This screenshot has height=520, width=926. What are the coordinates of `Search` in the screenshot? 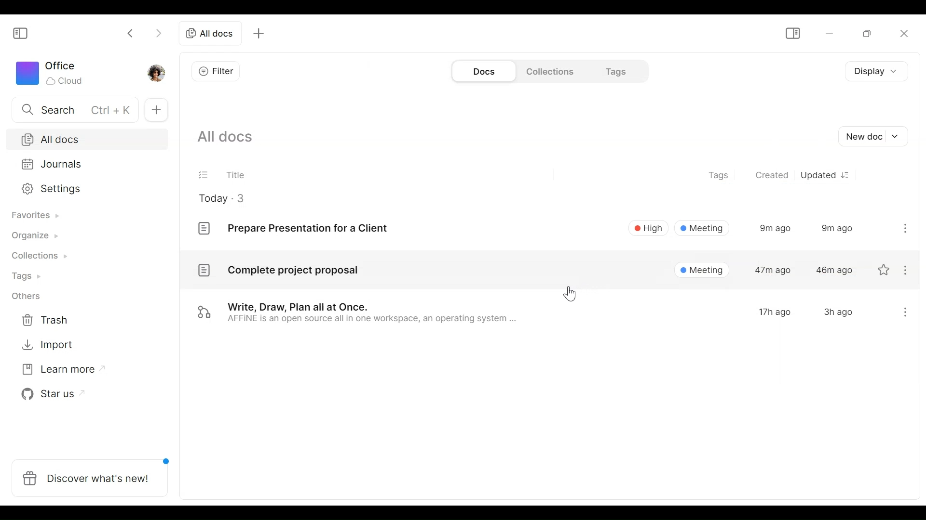 It's located at (71, 109).